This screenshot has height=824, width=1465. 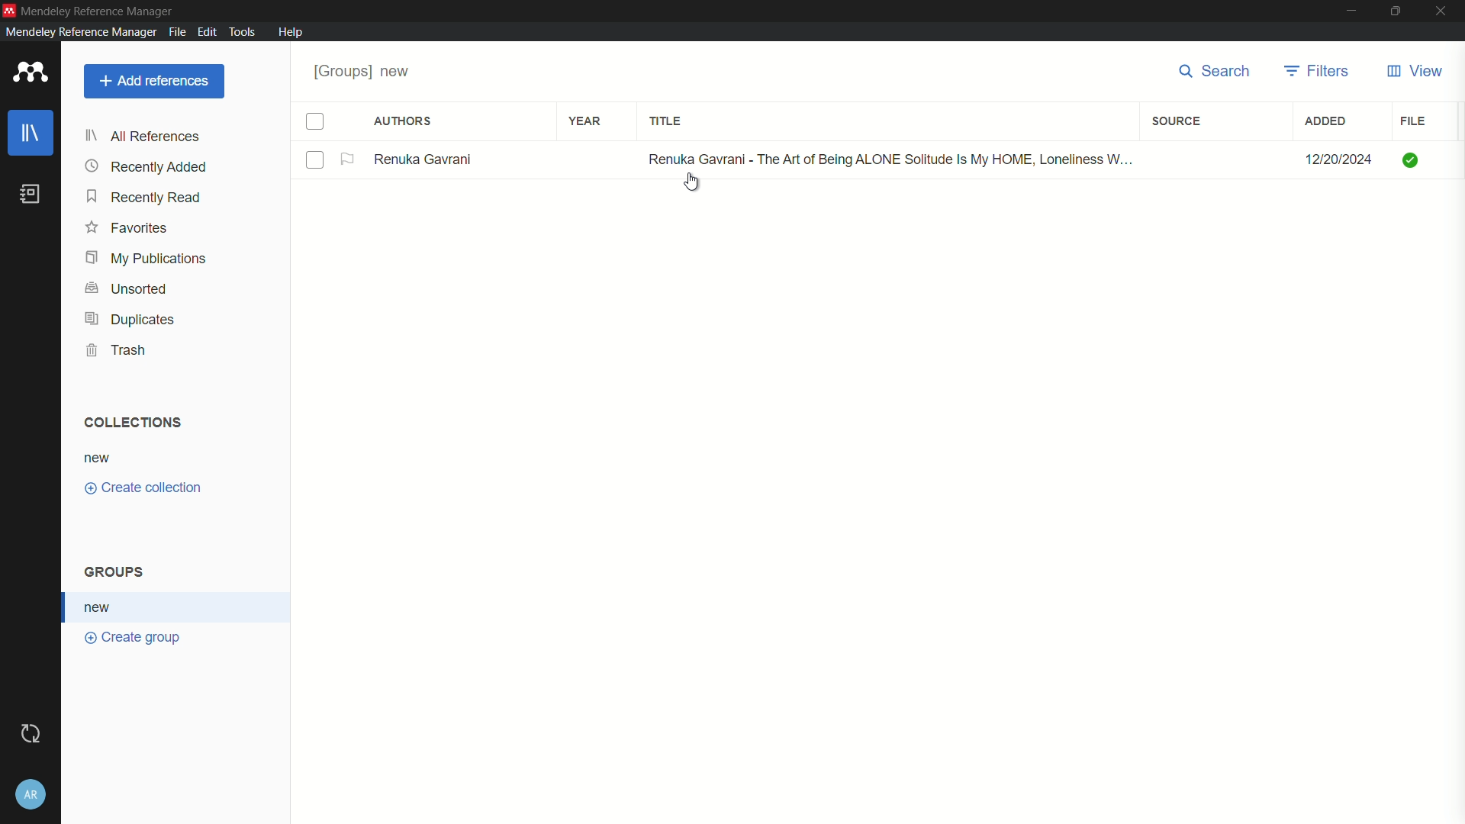 What do you see at coordinates (1397, 11) in the screenshot?
I see `maximize` at bounding box center [1397, 11].